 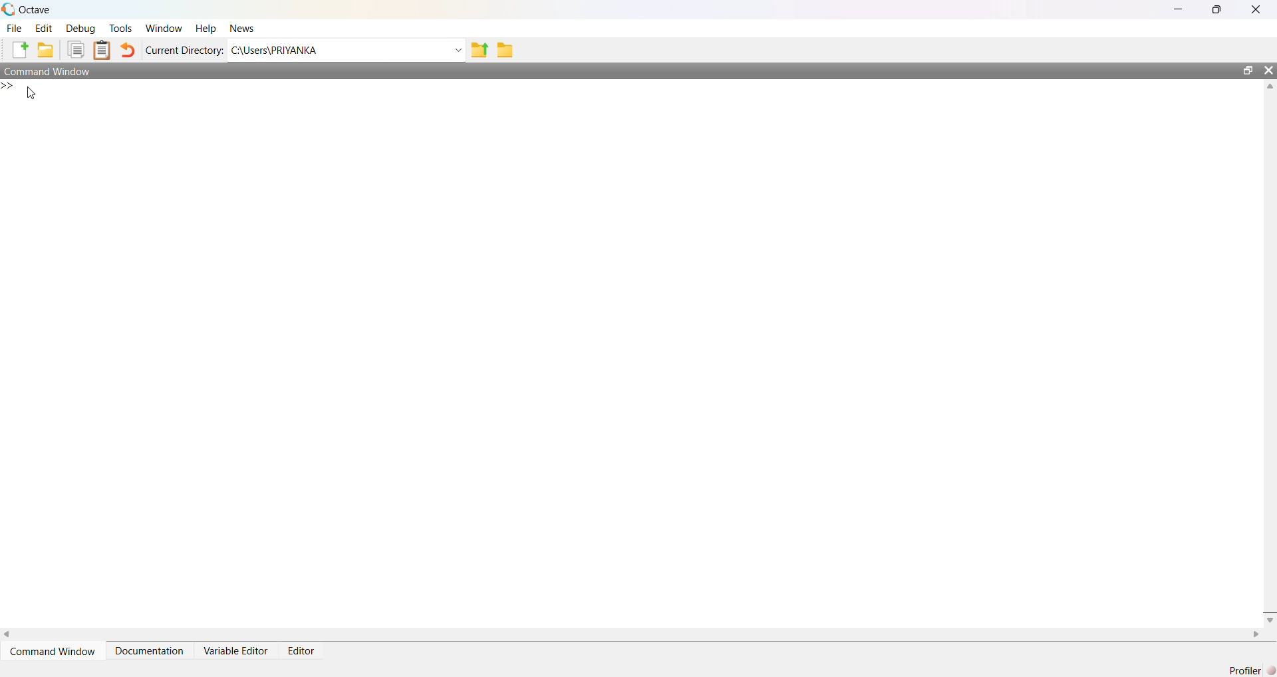 What do you see at coordinates (1251, 669) in the screenshot?
I see `Profiler` at bounding box center [1251, 669].